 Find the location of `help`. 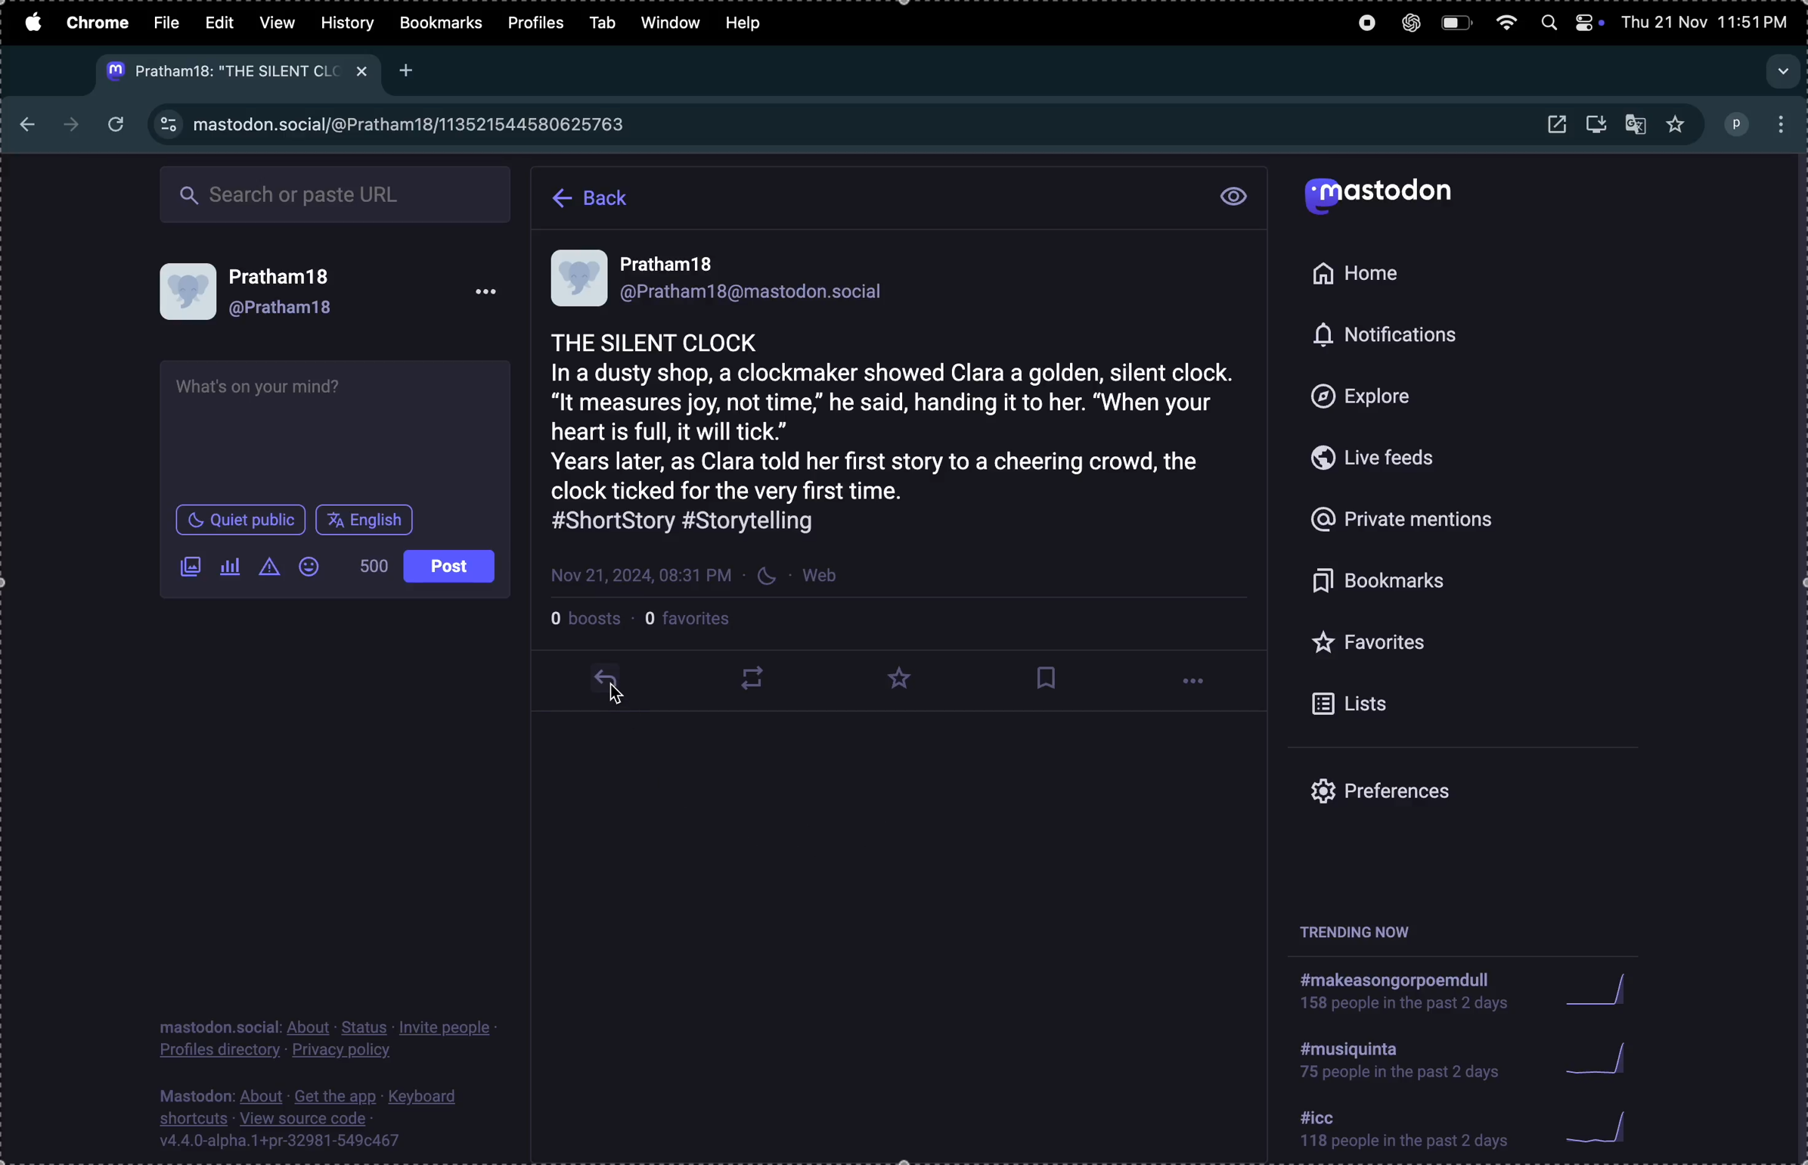

help is located at coordinates (752, 26).